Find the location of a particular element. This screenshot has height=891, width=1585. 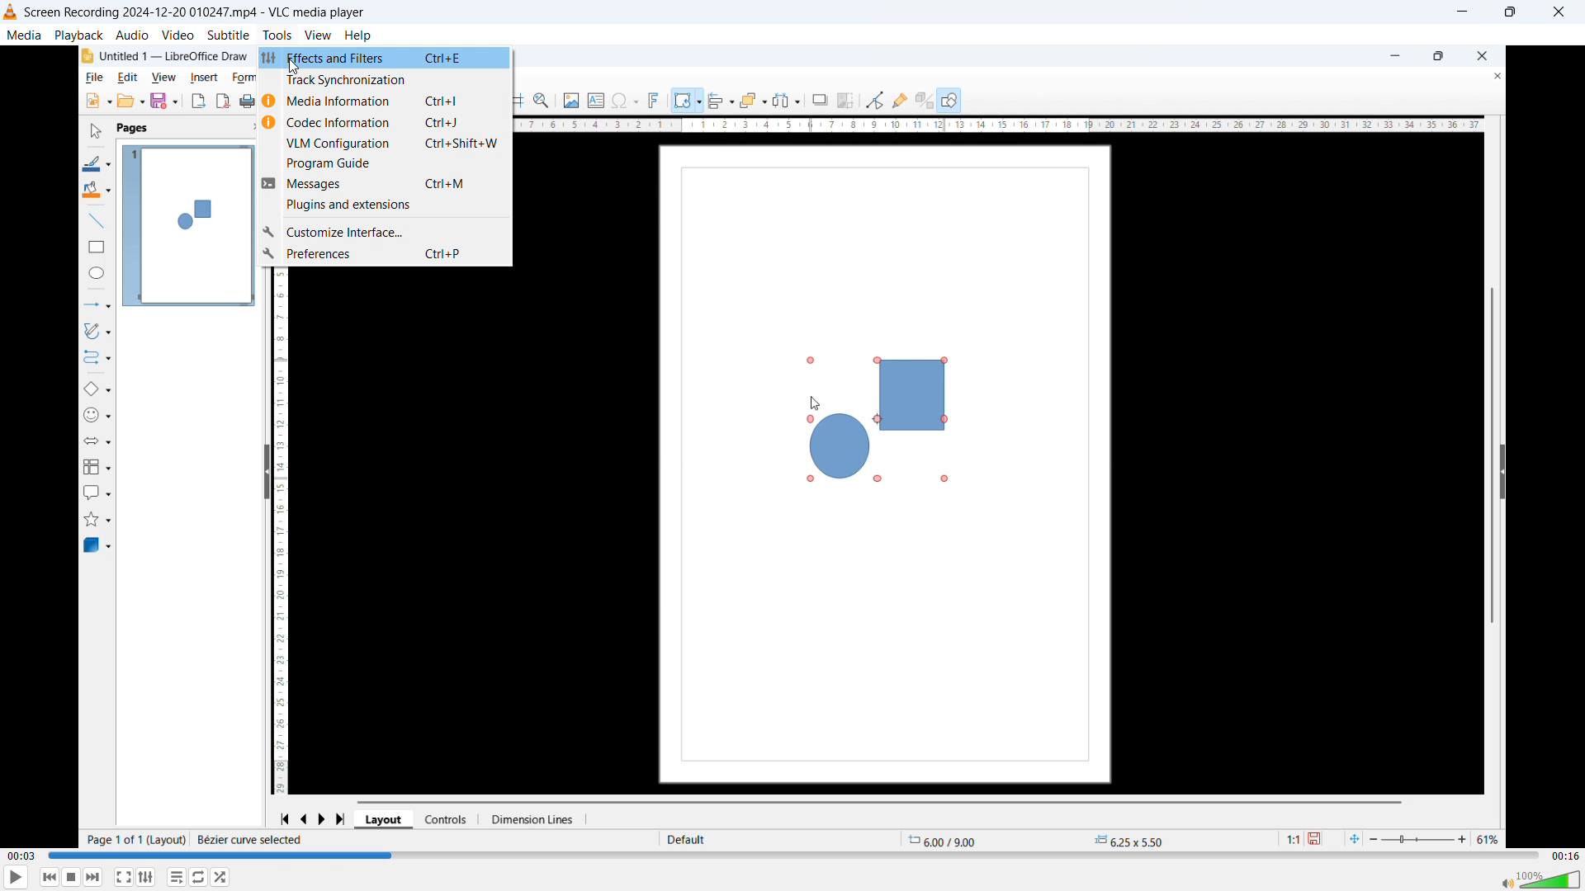

Preferences  is located at coordinates (384, 254).